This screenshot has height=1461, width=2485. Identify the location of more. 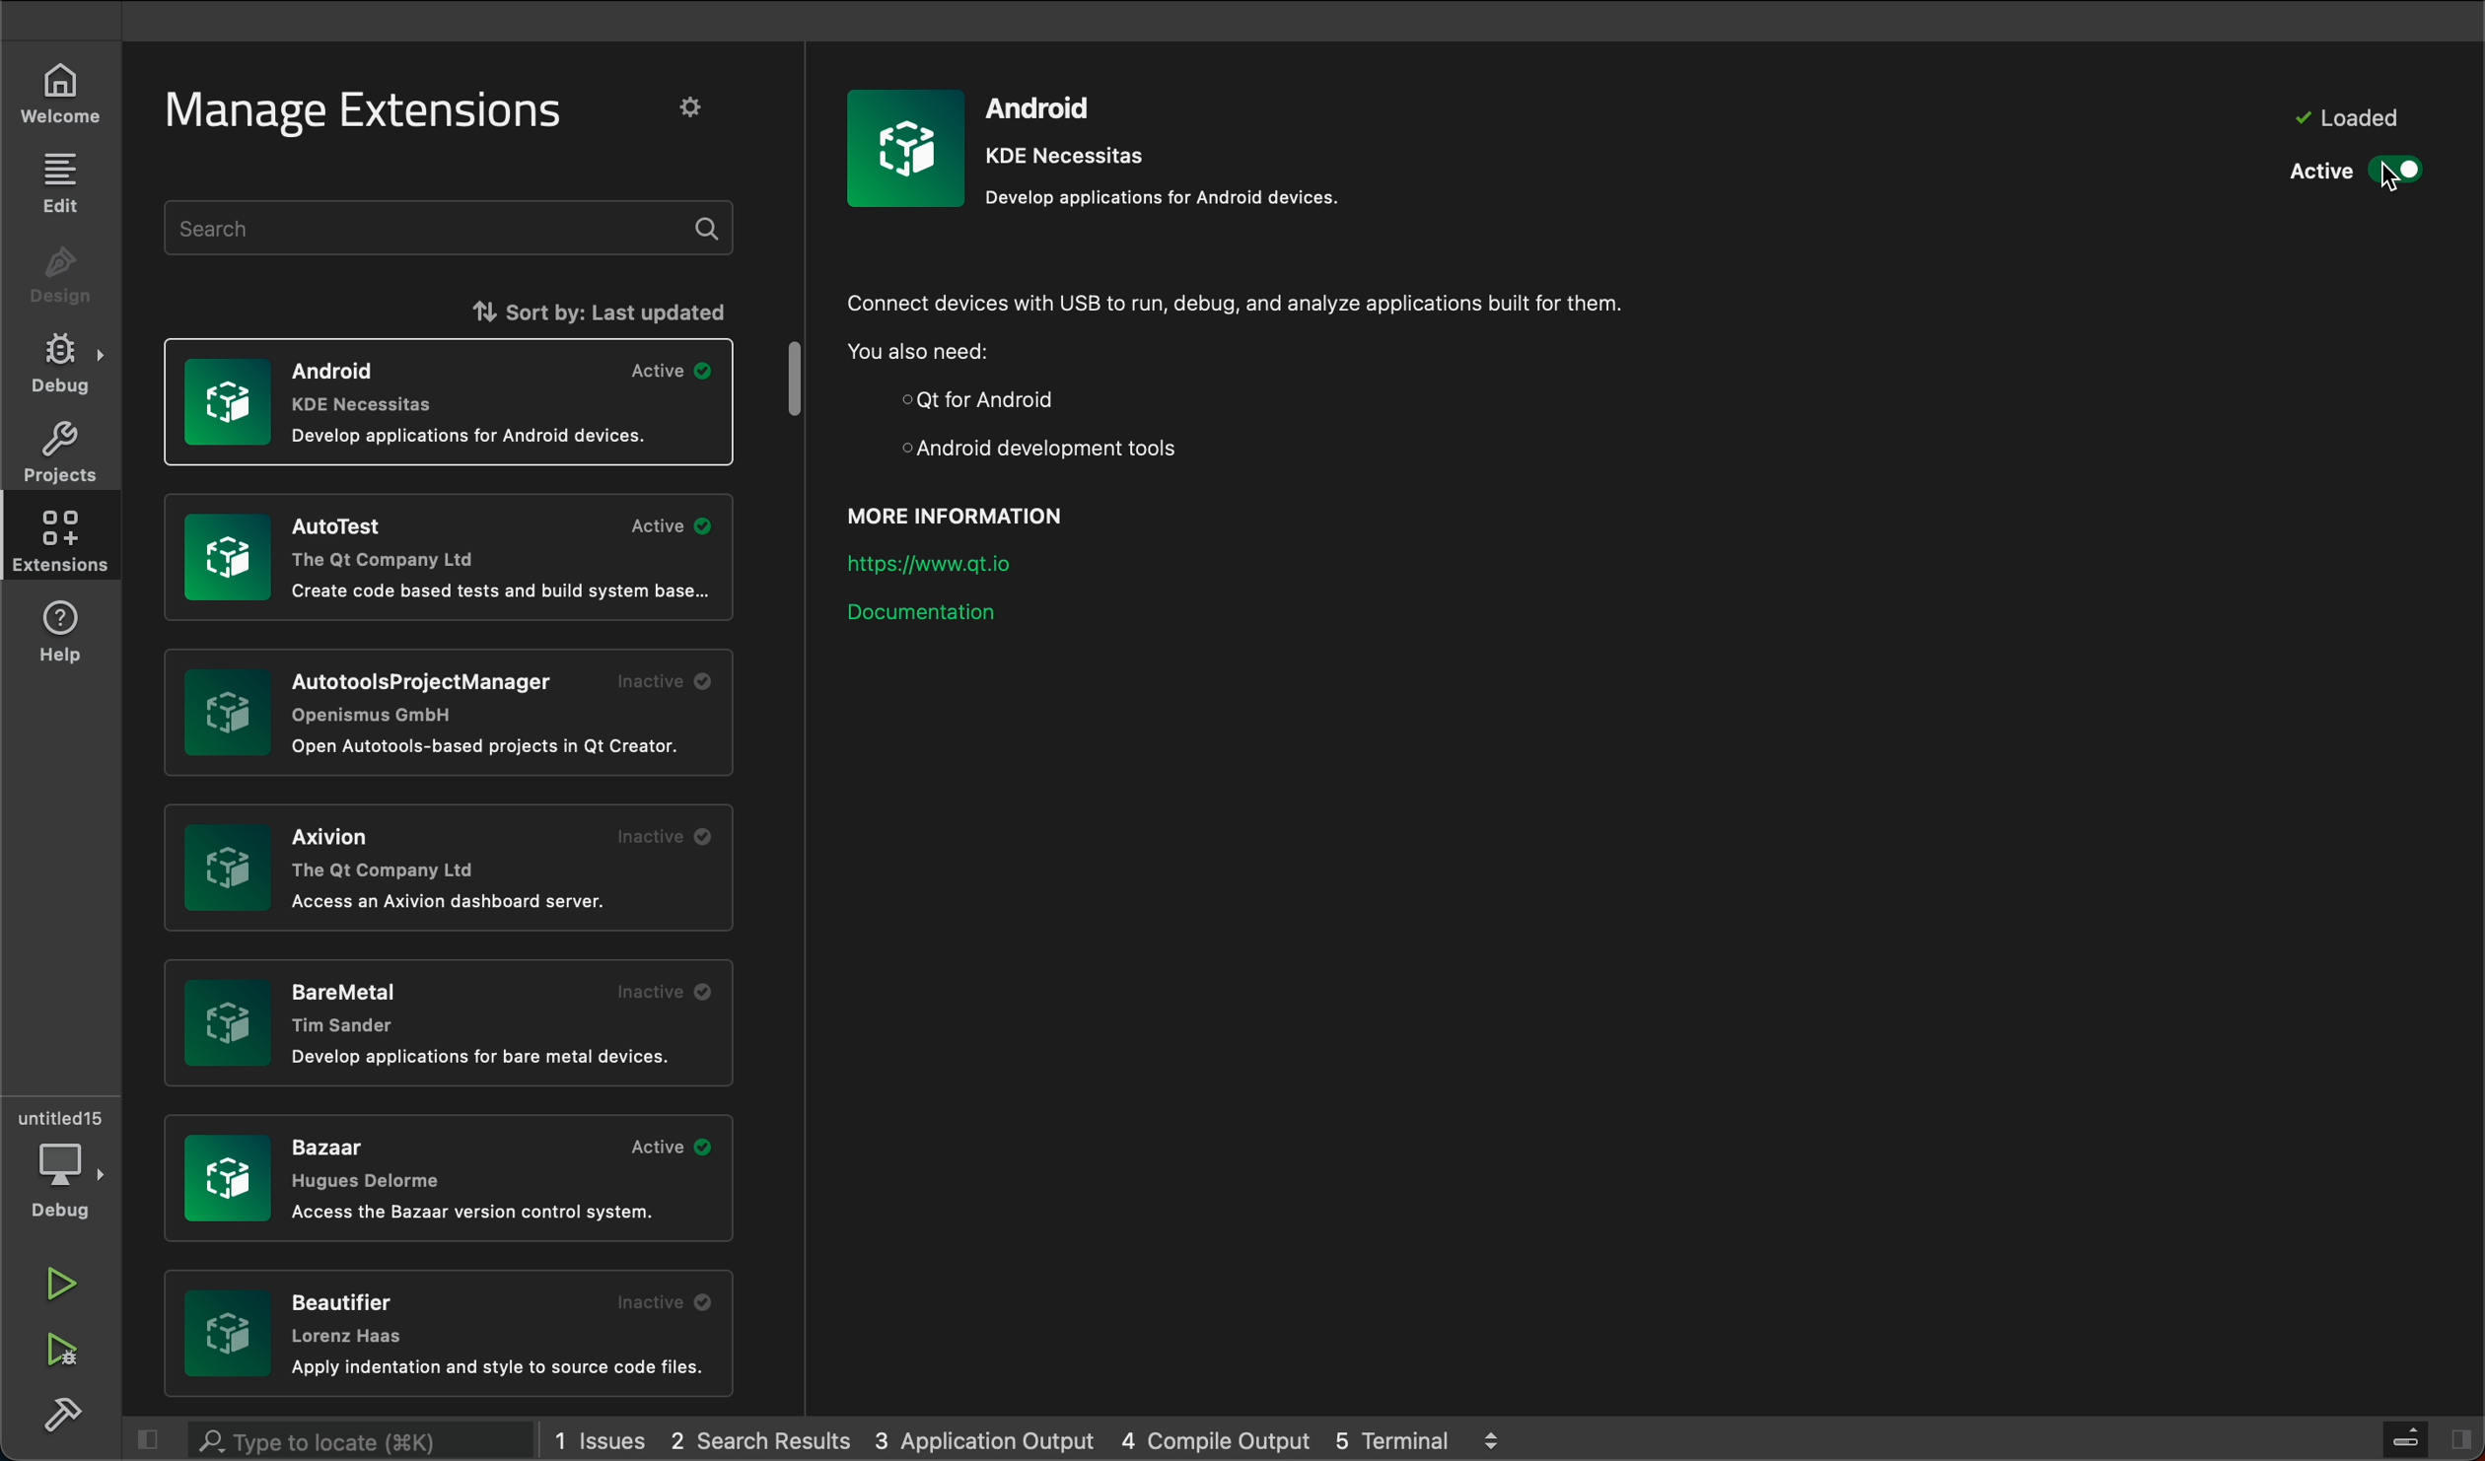
(1492, 1436).